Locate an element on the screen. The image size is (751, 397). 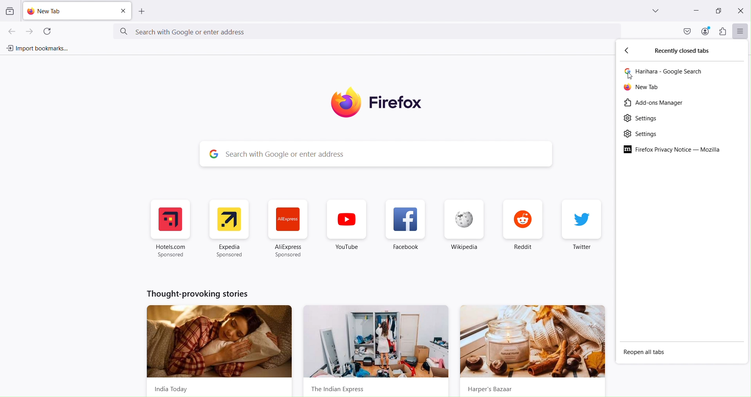
Search with google or enter address is located at coordinates (390, 154).